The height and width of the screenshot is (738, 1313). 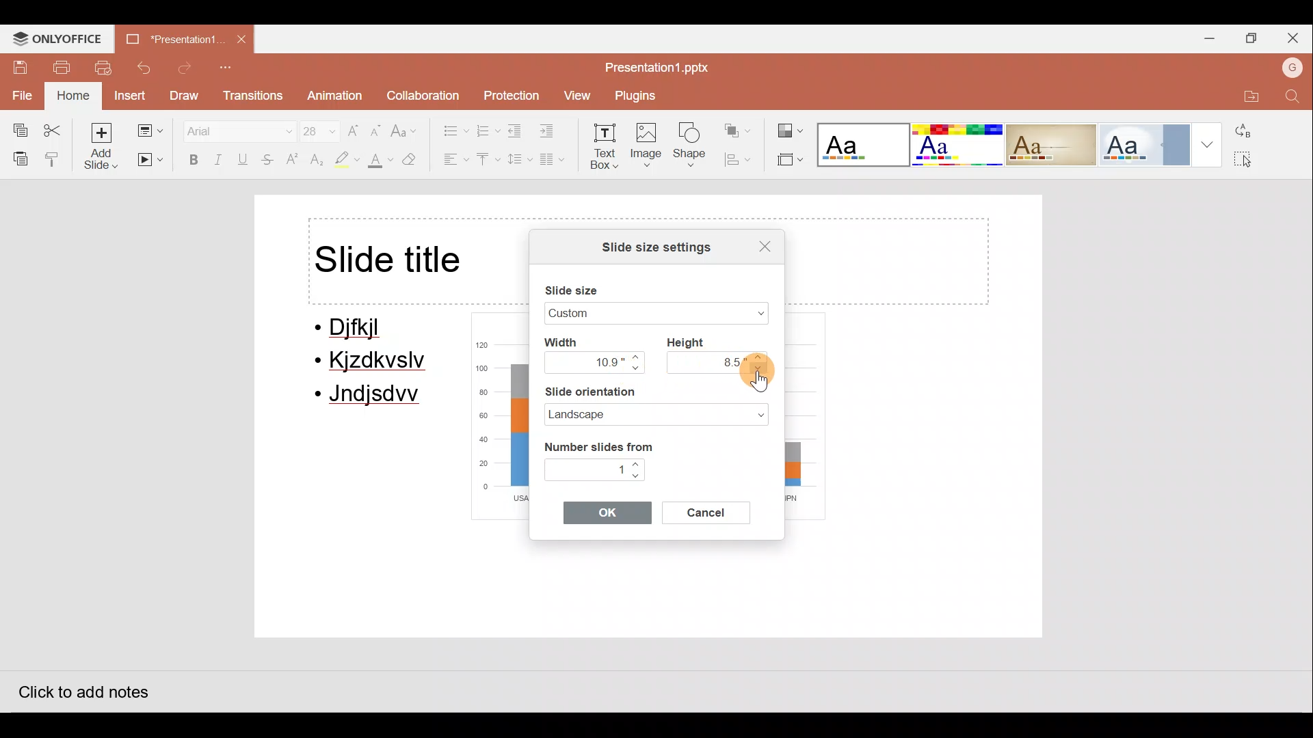 What do you see at coordinates (612, 515) in the screenshot?
I see `OK` at bounding box center [612, 515].